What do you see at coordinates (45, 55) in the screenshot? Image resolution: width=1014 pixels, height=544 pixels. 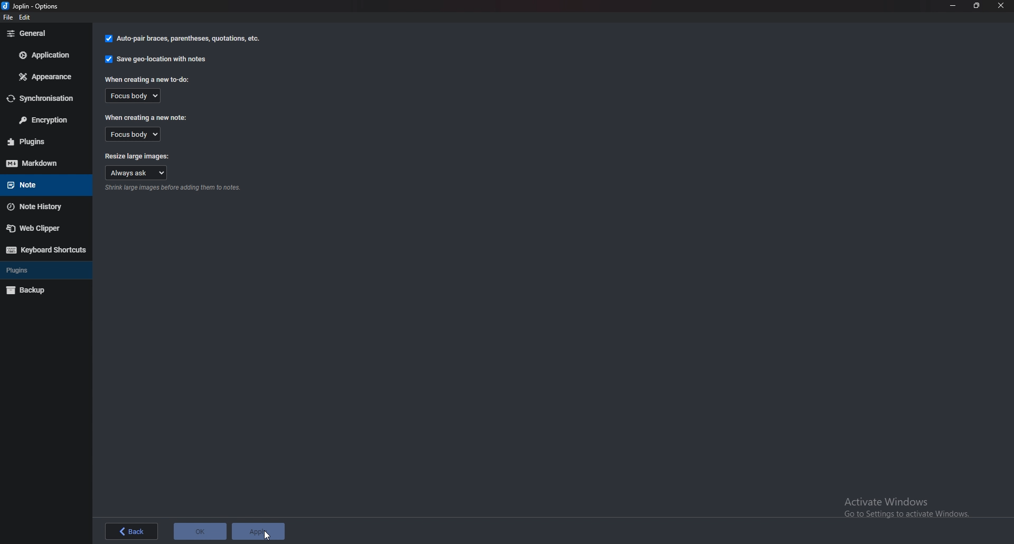 I see `Application` at bounding box center [45, 55].